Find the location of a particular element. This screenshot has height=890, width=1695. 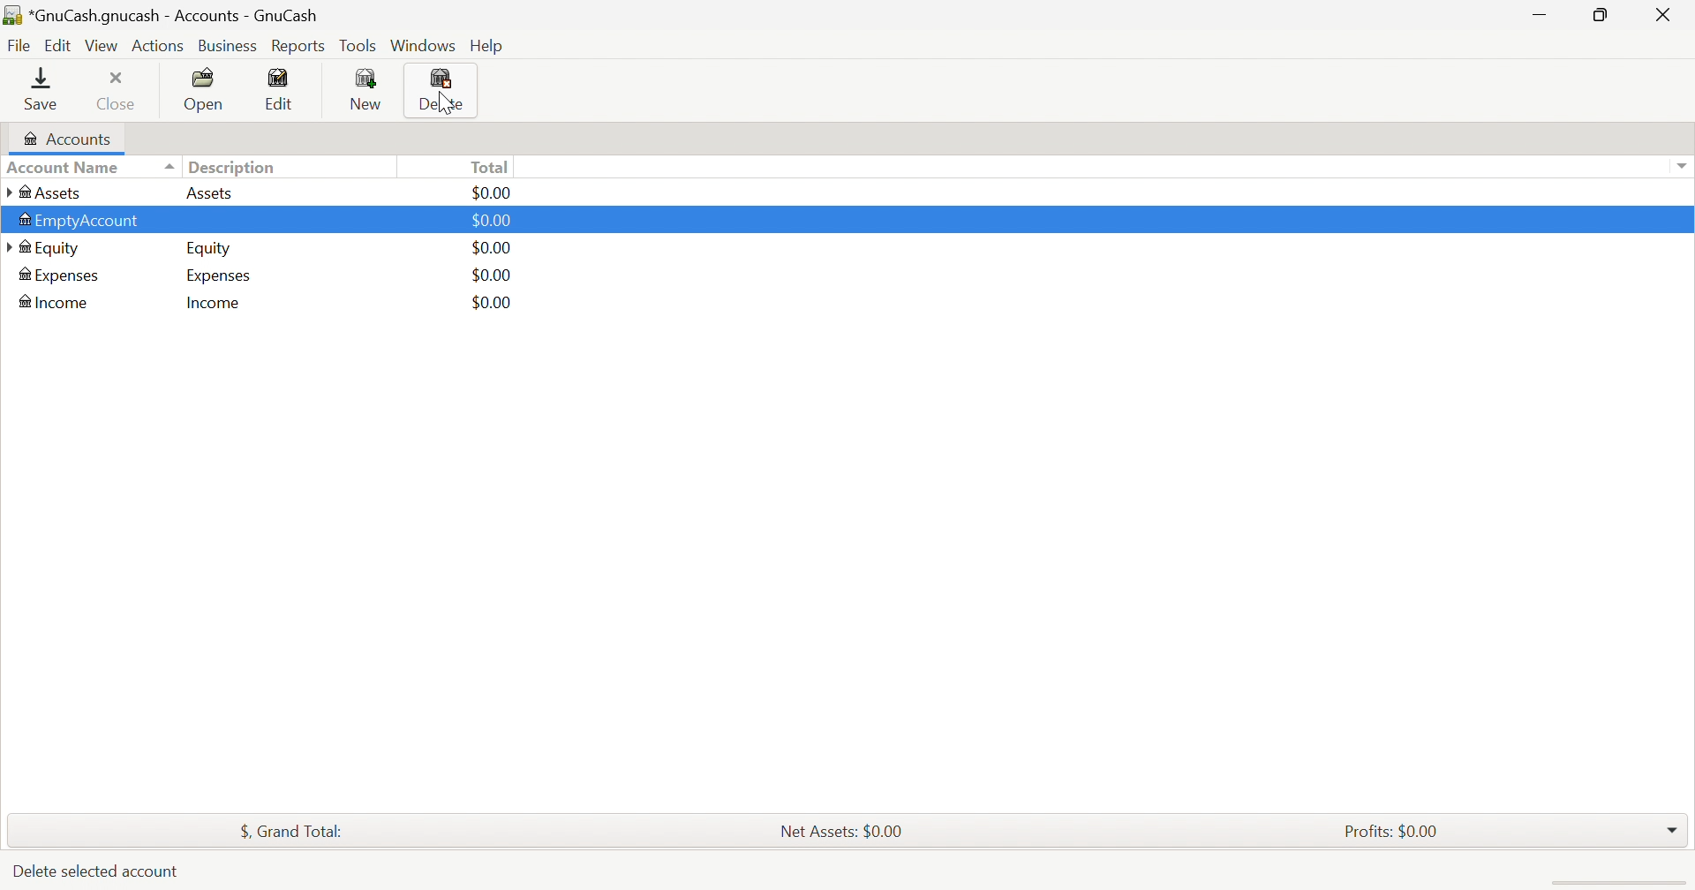

Drop Down is located at coordinates (1672, 826).